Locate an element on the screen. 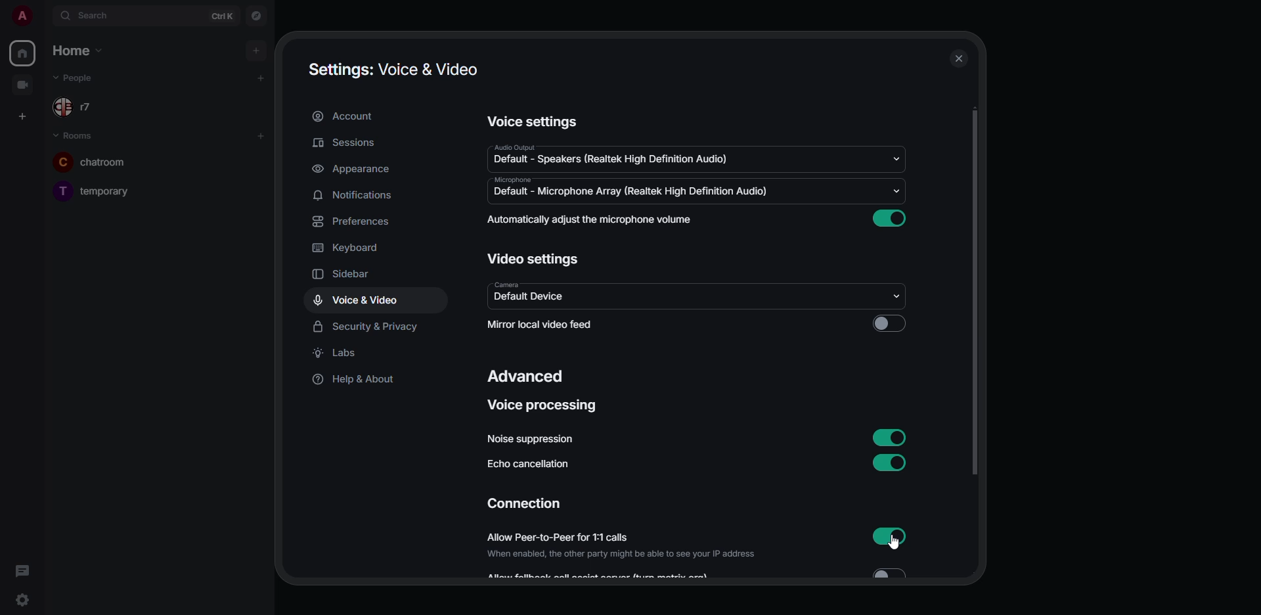 The image size is (1261, 615). sessions is located at coordinates (349, 143).